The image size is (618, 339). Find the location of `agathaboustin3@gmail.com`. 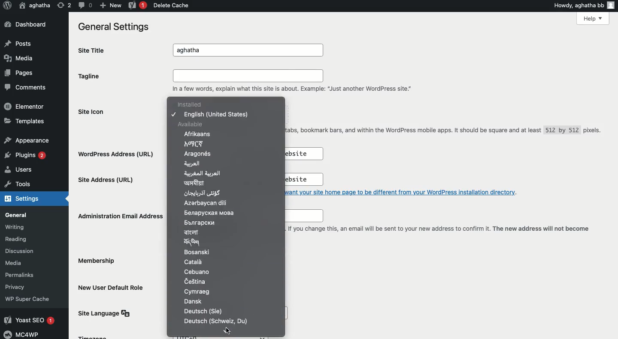

agathaboustin3@gmail.com is located at coordinates (301, 216).